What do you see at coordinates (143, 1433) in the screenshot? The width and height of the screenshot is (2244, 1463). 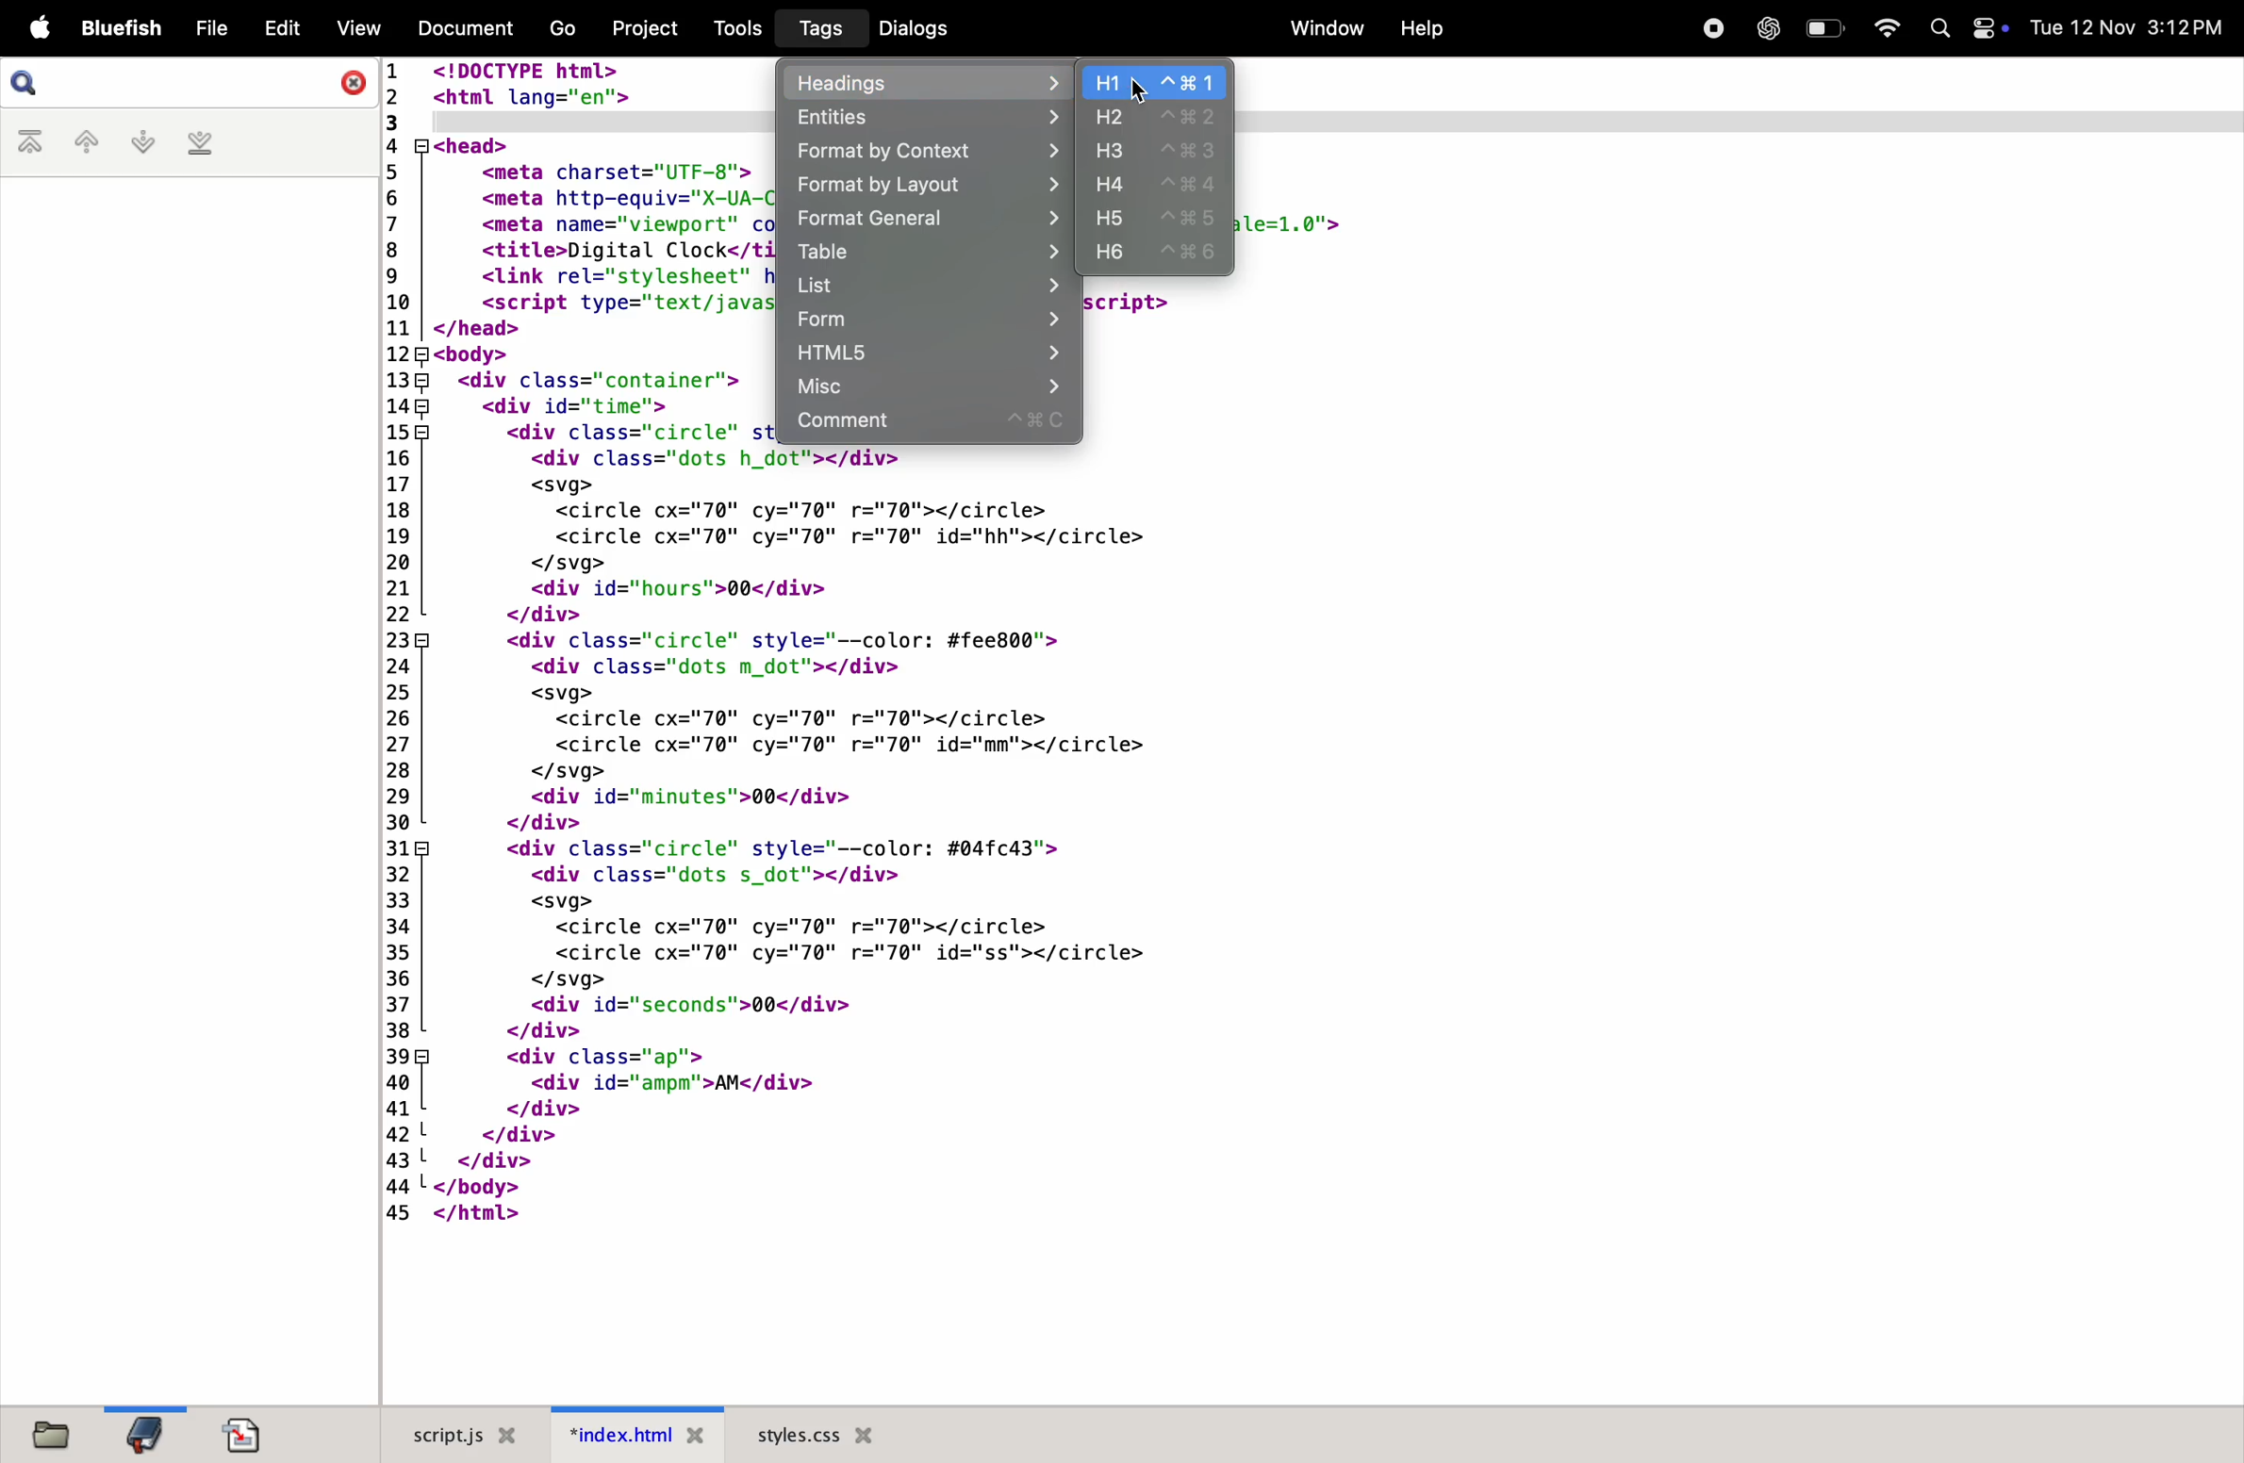 I see `bookmark` at bounding box center [143, 1433].